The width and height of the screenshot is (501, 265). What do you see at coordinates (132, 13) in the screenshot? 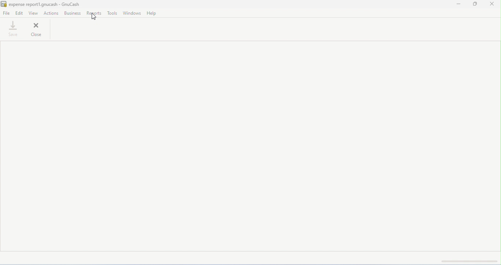
I see `windows` at bounding box center [132, 13].